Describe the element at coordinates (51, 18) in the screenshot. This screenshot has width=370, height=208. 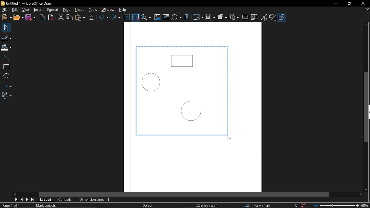
I see `Export as pdf` at that location.